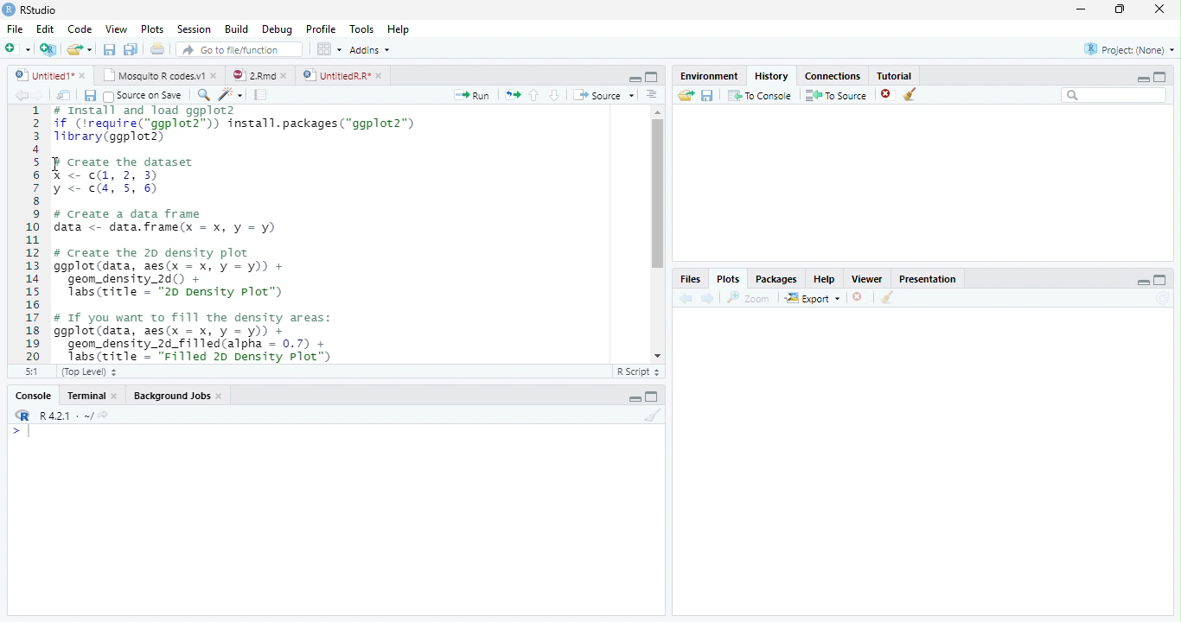  What do you see at coordinates (369, 49) in the screenshot?
I see `Addins` at bounding box center [369, 49].